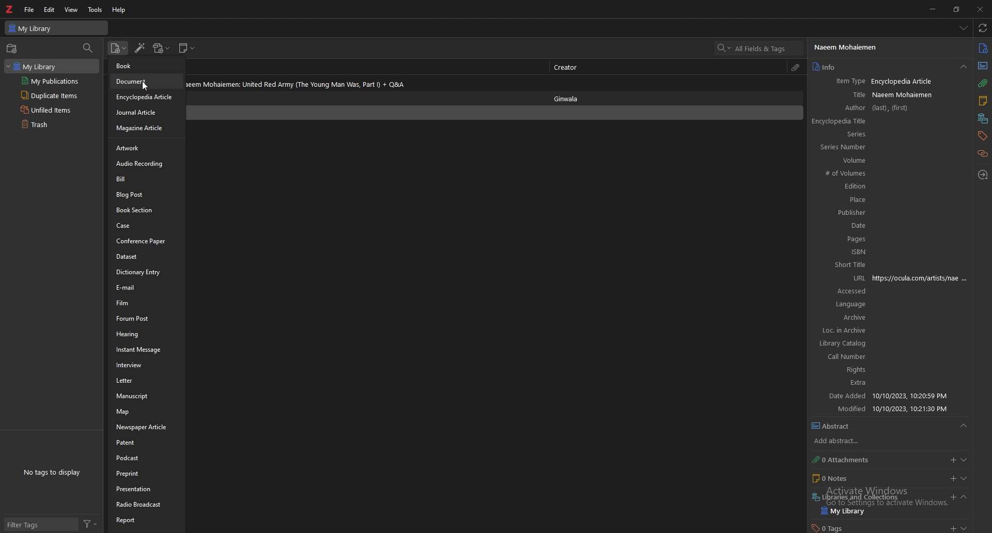 This screenshot has width=992, height=533. What do you see at coordinates (984, 175) in the screenshot?
I see `locate` at bounding box center [984, 175].